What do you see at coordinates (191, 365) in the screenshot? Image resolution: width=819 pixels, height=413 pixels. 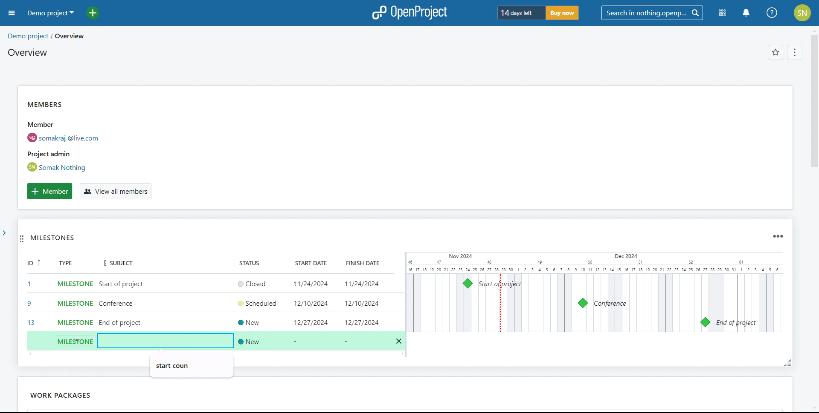 I see `autofill suggestion` at bounding box center [191, 365].